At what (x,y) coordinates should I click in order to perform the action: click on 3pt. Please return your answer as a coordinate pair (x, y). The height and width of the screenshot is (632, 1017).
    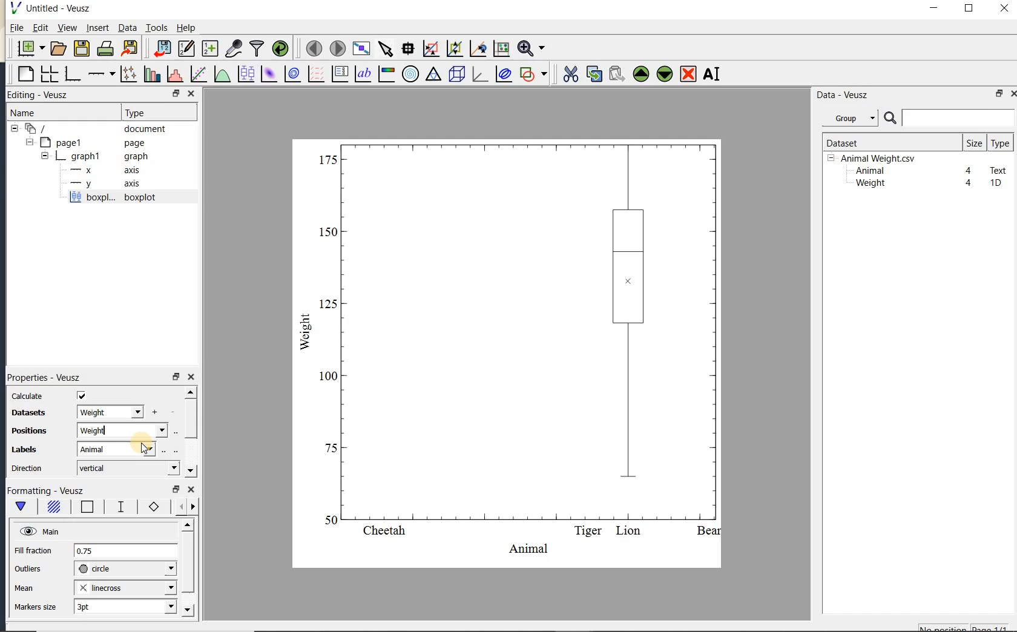
    Looking at the image, I should click on (124, 606).